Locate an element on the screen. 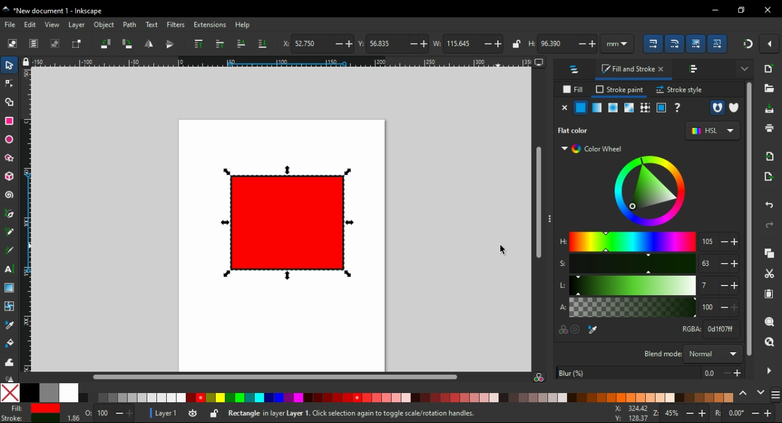 The image size is (782, 423). layers and objects is located at coordinates (576, 69).